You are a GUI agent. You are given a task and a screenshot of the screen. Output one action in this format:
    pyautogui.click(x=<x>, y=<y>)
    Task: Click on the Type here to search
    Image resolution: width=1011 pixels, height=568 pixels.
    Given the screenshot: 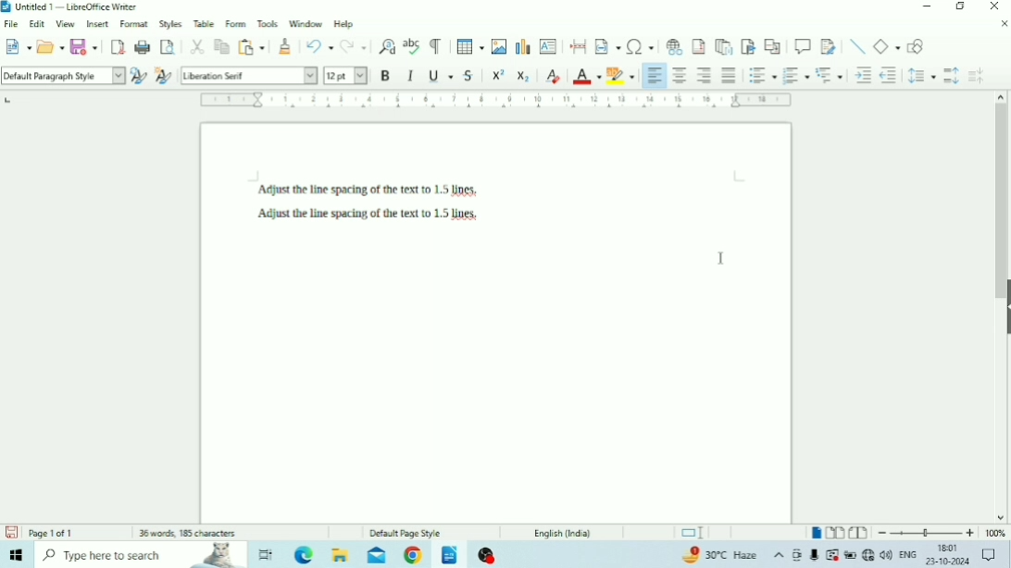 What is the action you would take?
    pyautogui.click(x=141, y=555)
    